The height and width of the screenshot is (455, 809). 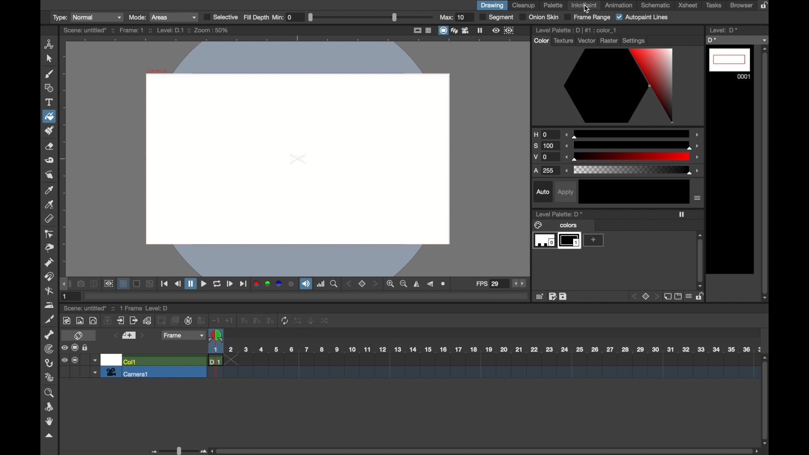 What do you see at coordinates (546, 158) in the screenshot?
I see `V` at bounding box center [546, 158].